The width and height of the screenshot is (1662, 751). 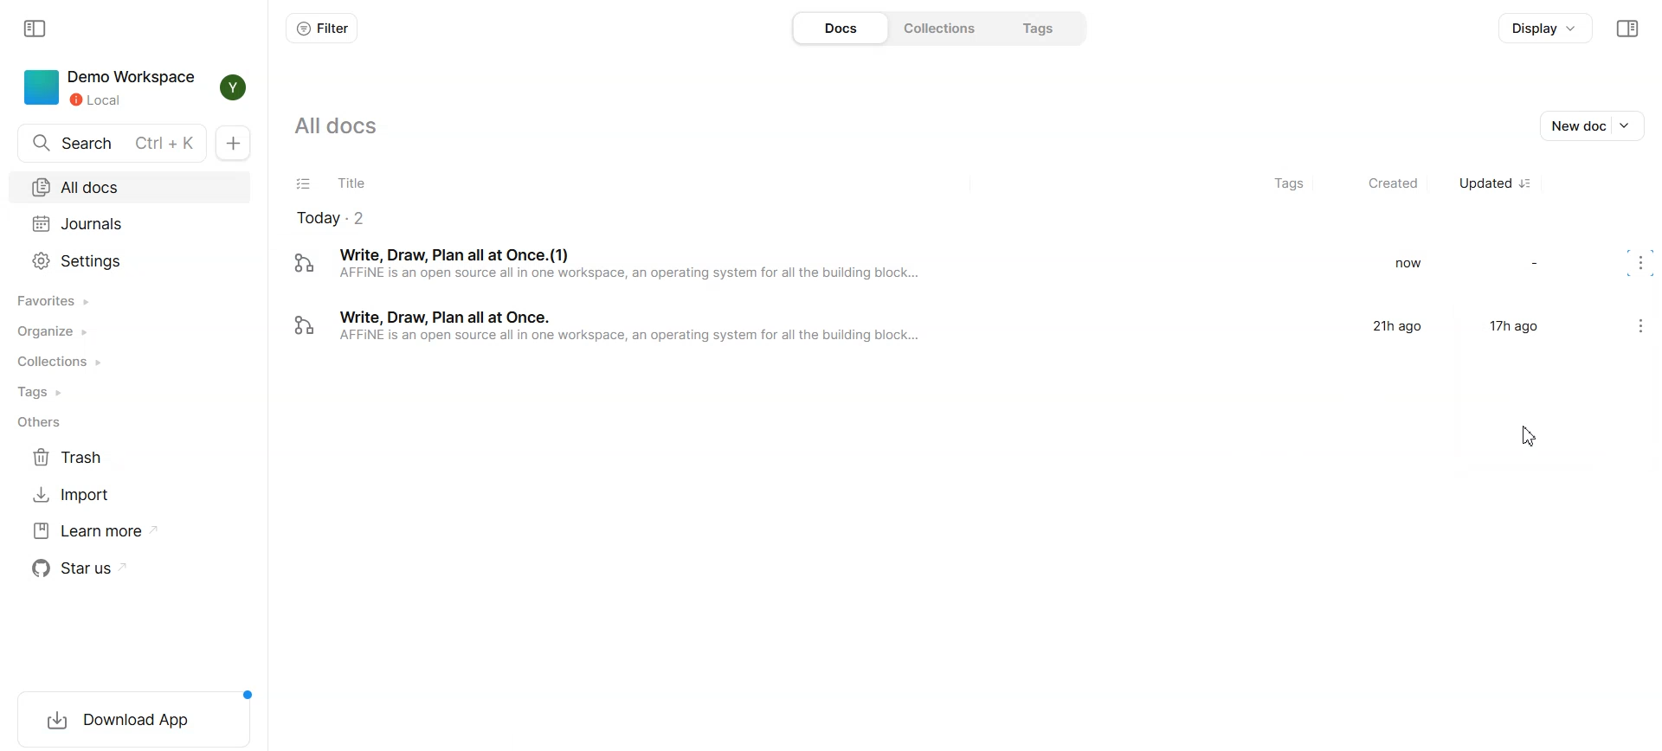 I want to click on more options, so click(x=1638, y=324).